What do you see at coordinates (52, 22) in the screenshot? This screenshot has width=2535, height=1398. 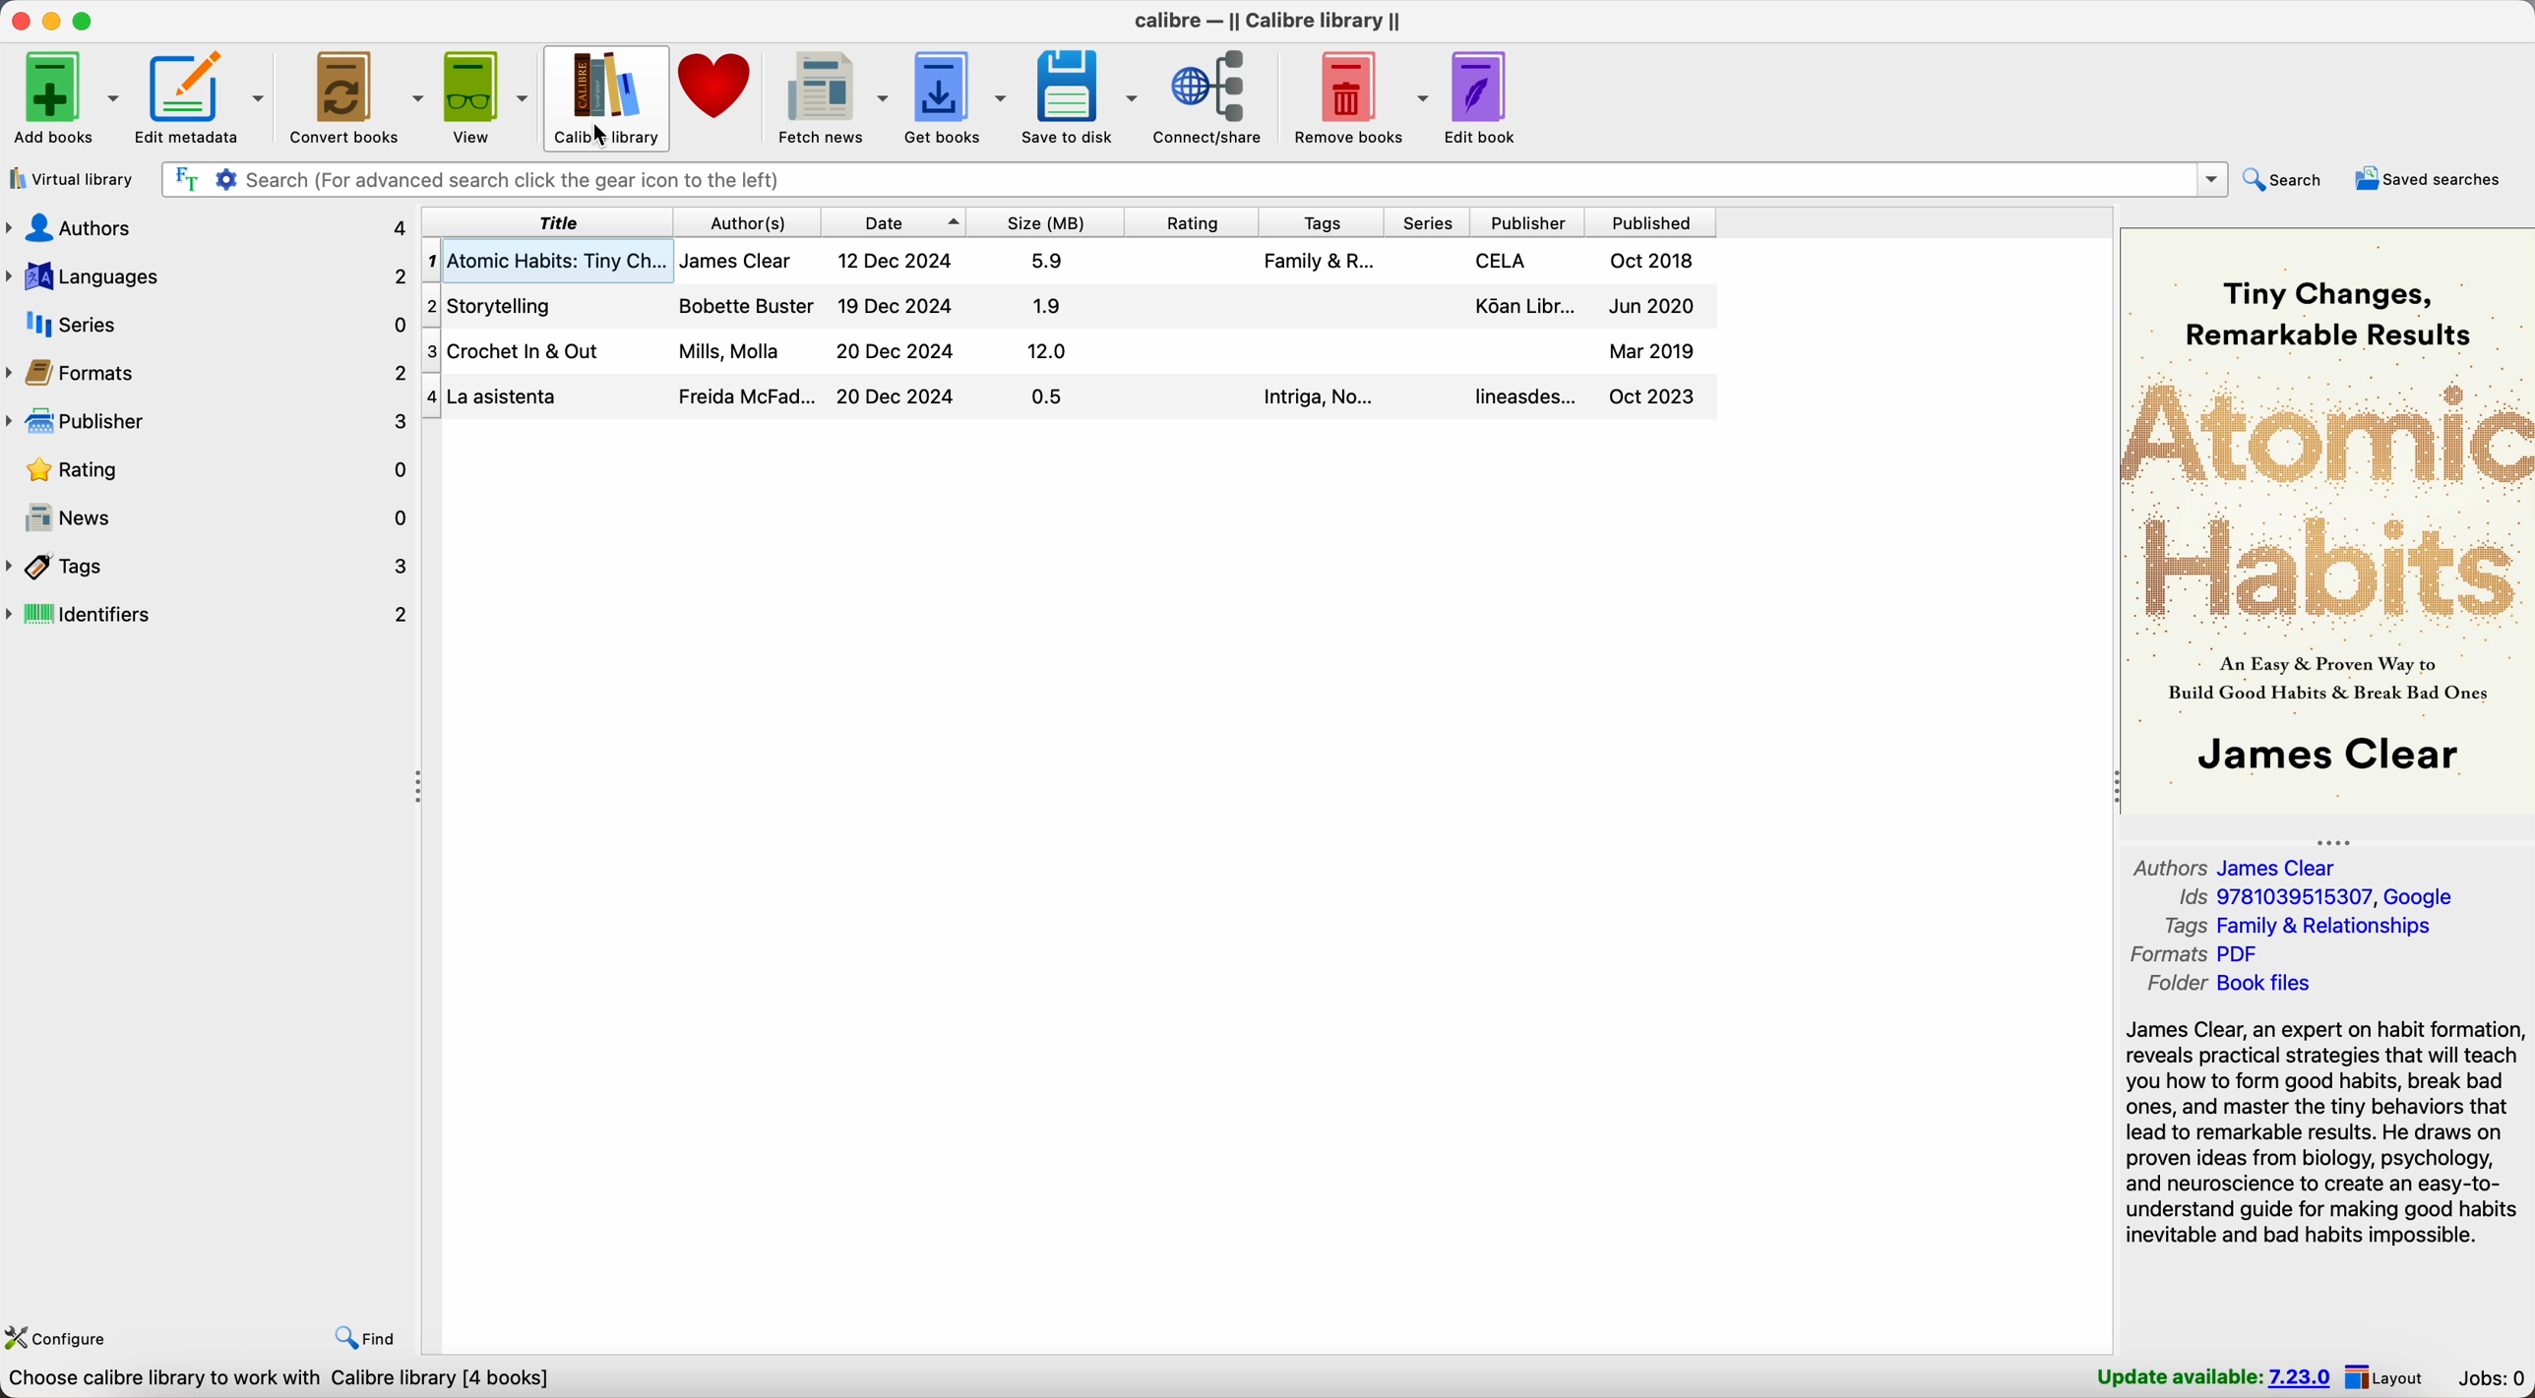 I see `minimize Calibre` at bounding box center [52, 22].